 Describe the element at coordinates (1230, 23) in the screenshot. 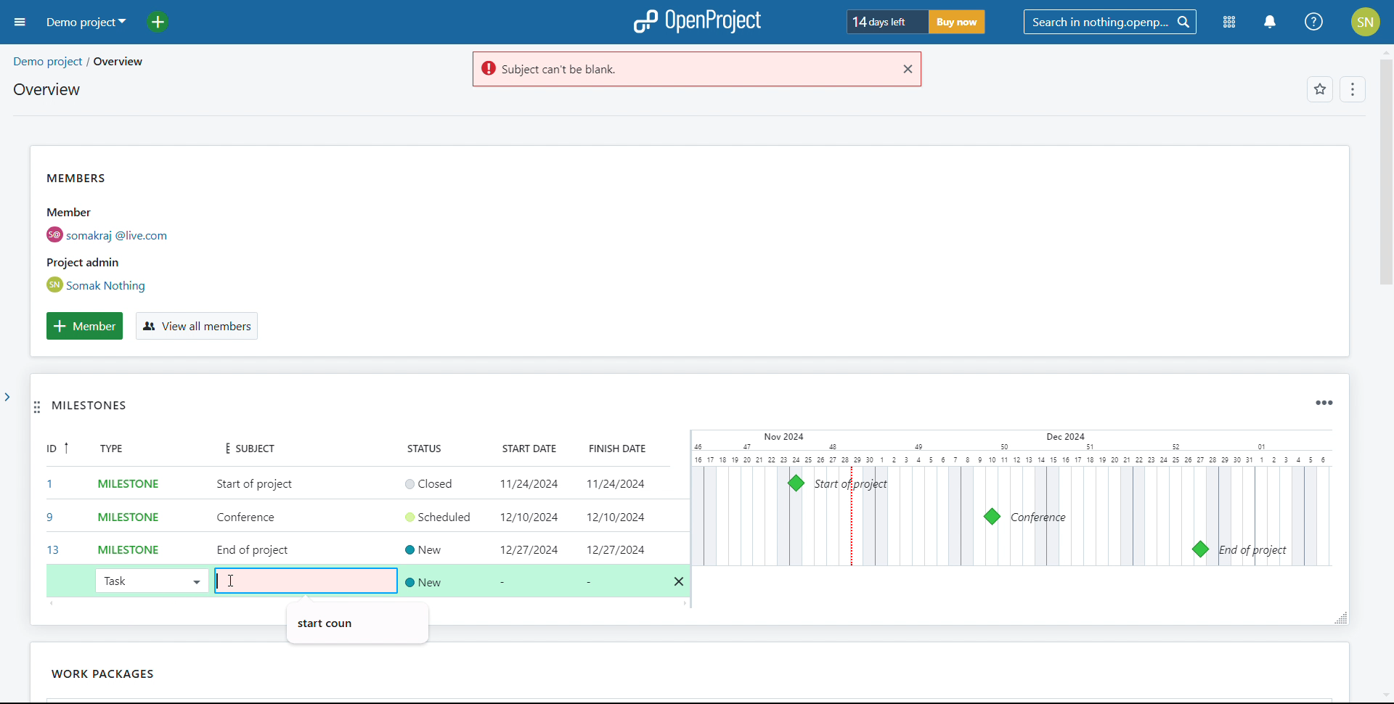

I see `modules` at that location.